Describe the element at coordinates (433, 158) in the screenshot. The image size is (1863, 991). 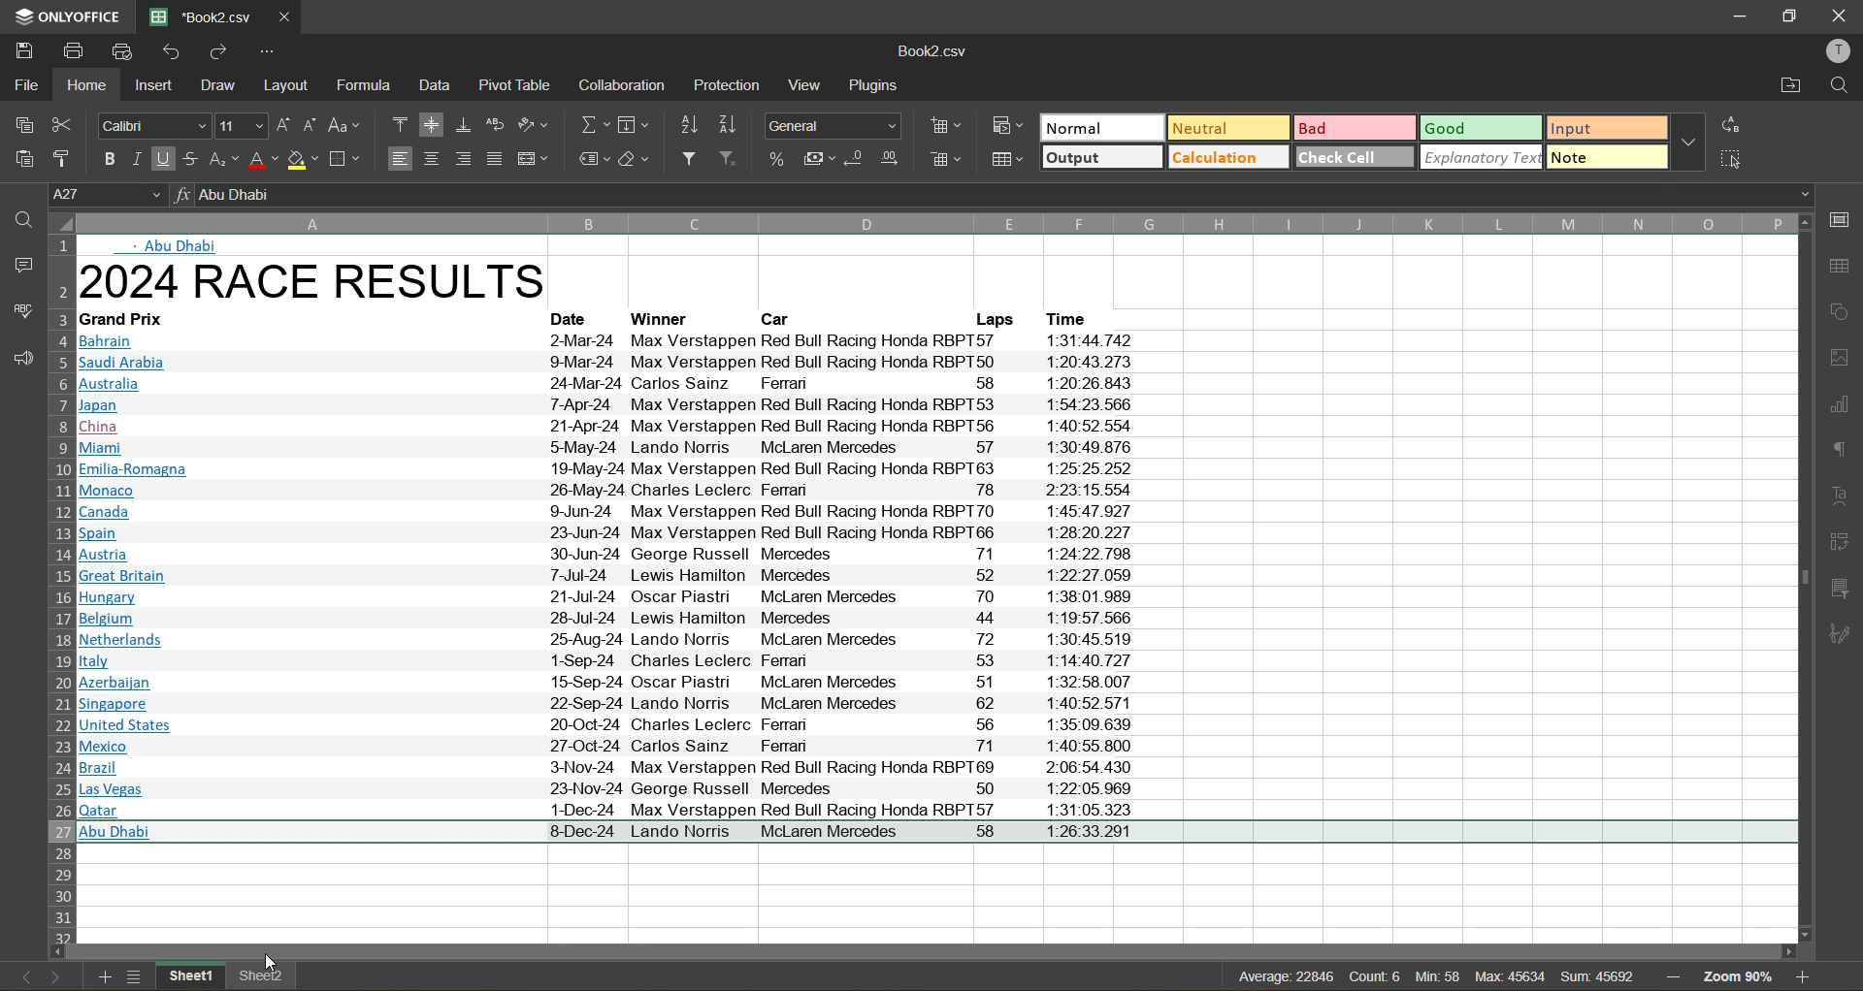
I see `align center` at that location.